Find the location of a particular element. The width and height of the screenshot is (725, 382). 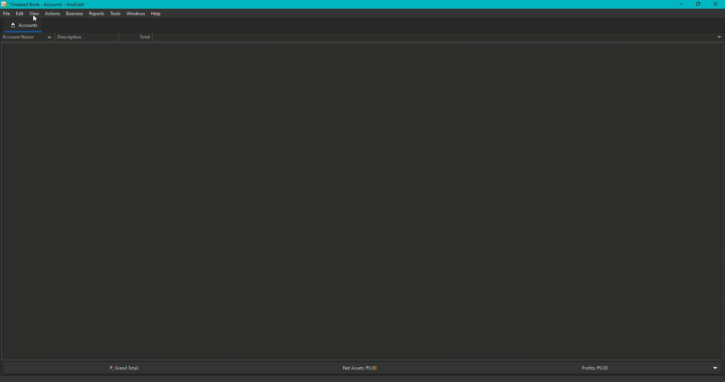

Deposits is located at coordinates (96, 14).